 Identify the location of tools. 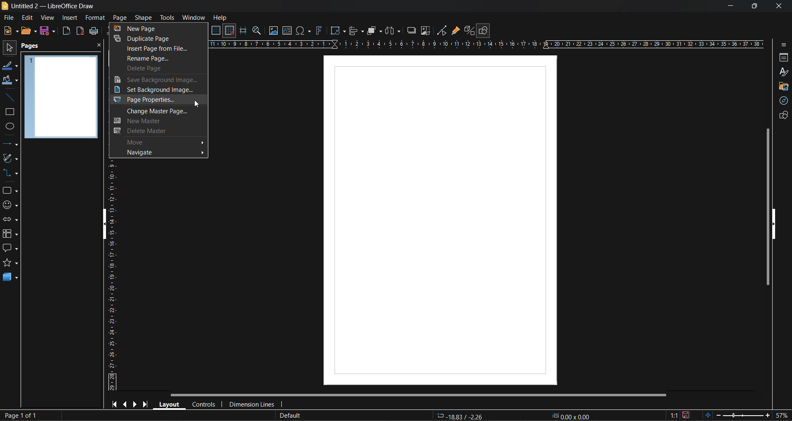
(167, 17).